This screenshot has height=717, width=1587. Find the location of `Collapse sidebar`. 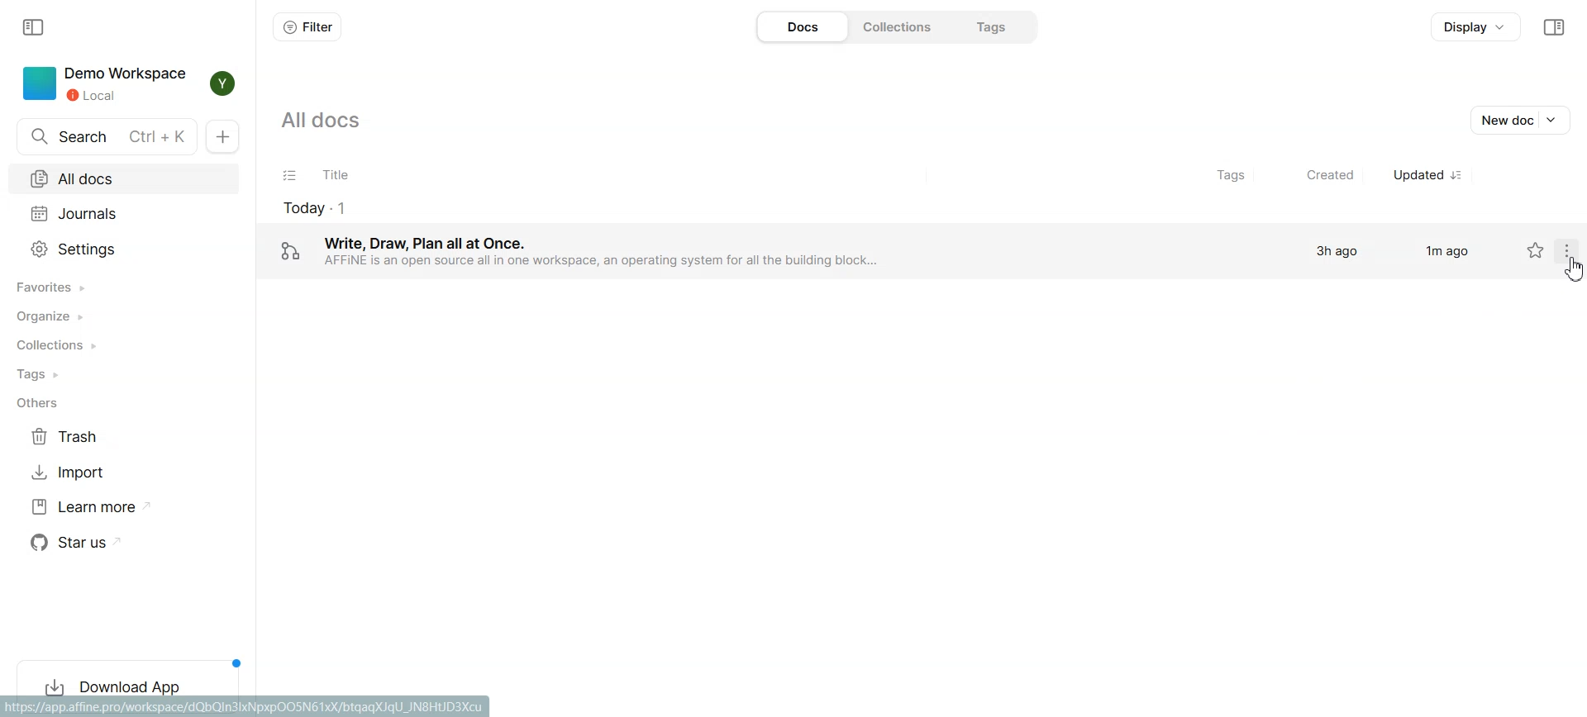

Collapse sidebar is located at coordinates (31, 27).